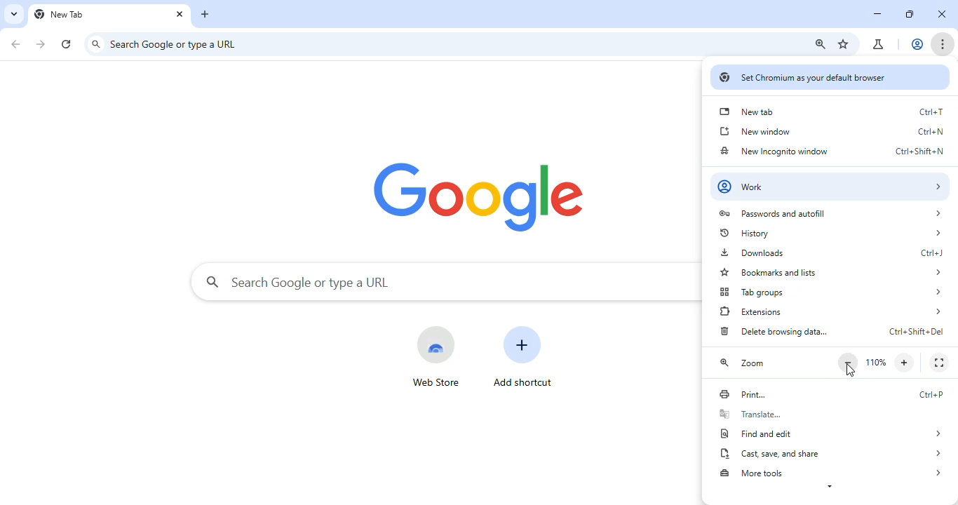 This screenshot has width=958, height=505. What do you see at coordinates (15, 43) in the screenshot?
I see `go back` at bounding box center [15, 43].